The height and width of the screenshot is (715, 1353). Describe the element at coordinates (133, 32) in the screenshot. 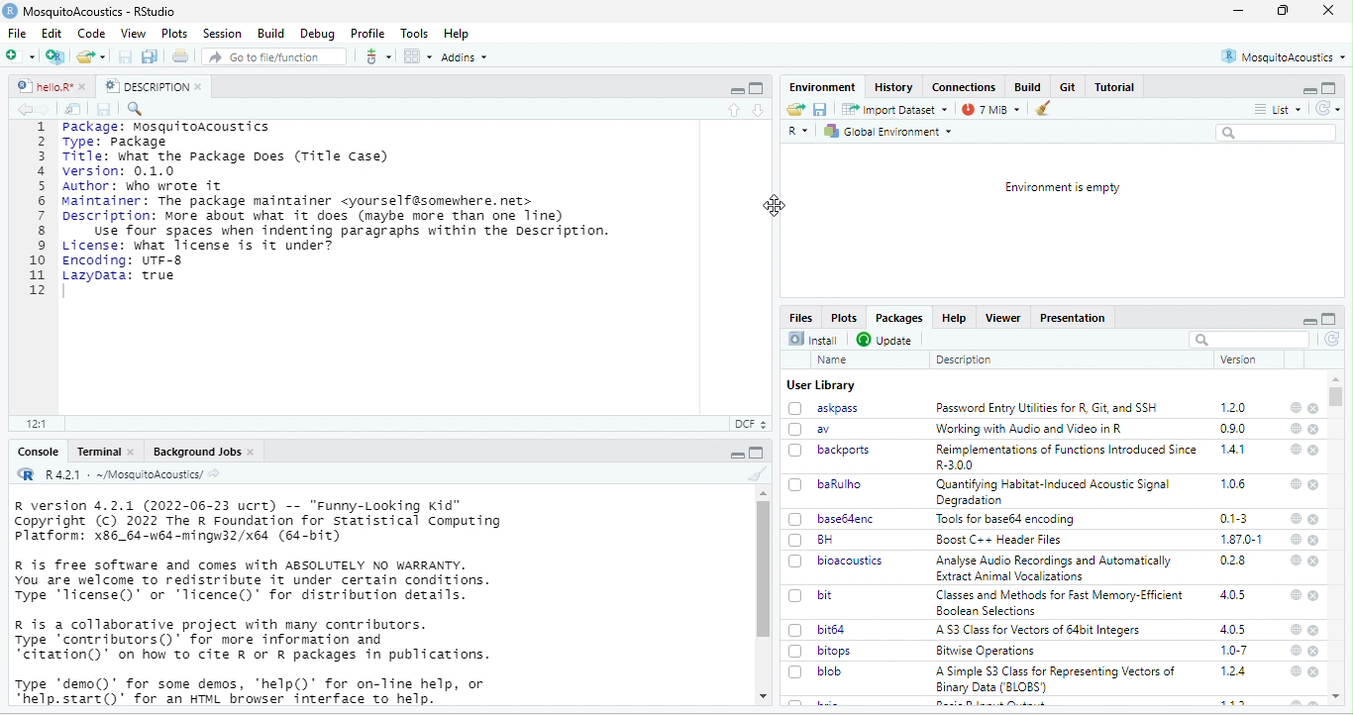

I see `View` at that location.